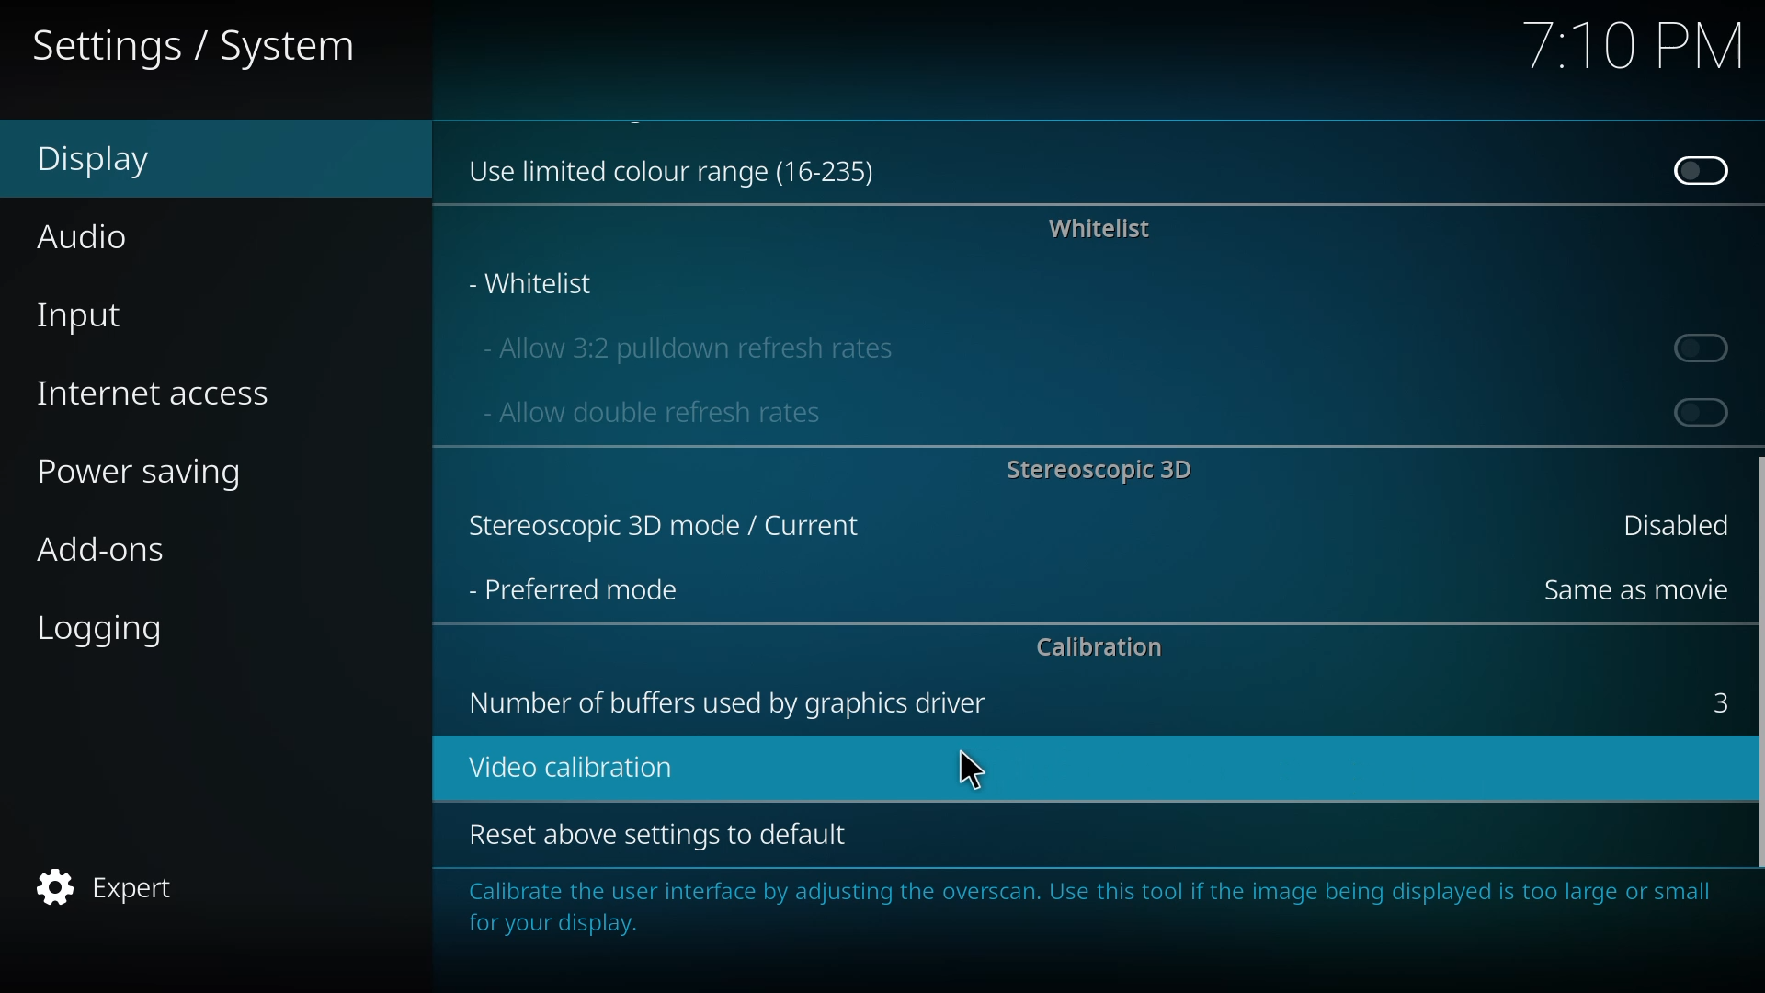 The height and width of the screenshot is (993, 1765). I want to click on display, so click(111, 160).